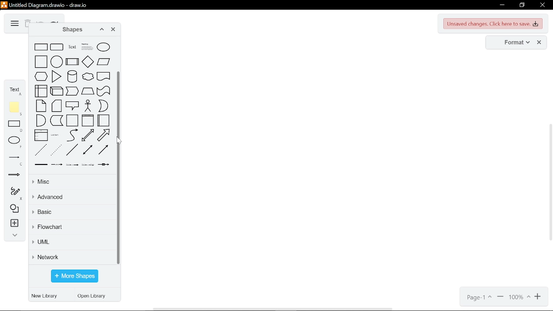 The image size is (553, 311). Describe the element at coordinates (14, 160) in the screenshot. I see `lines` at that location.